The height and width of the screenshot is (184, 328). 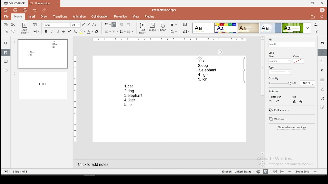 I want to click on underline, so click(x=58, y=31).